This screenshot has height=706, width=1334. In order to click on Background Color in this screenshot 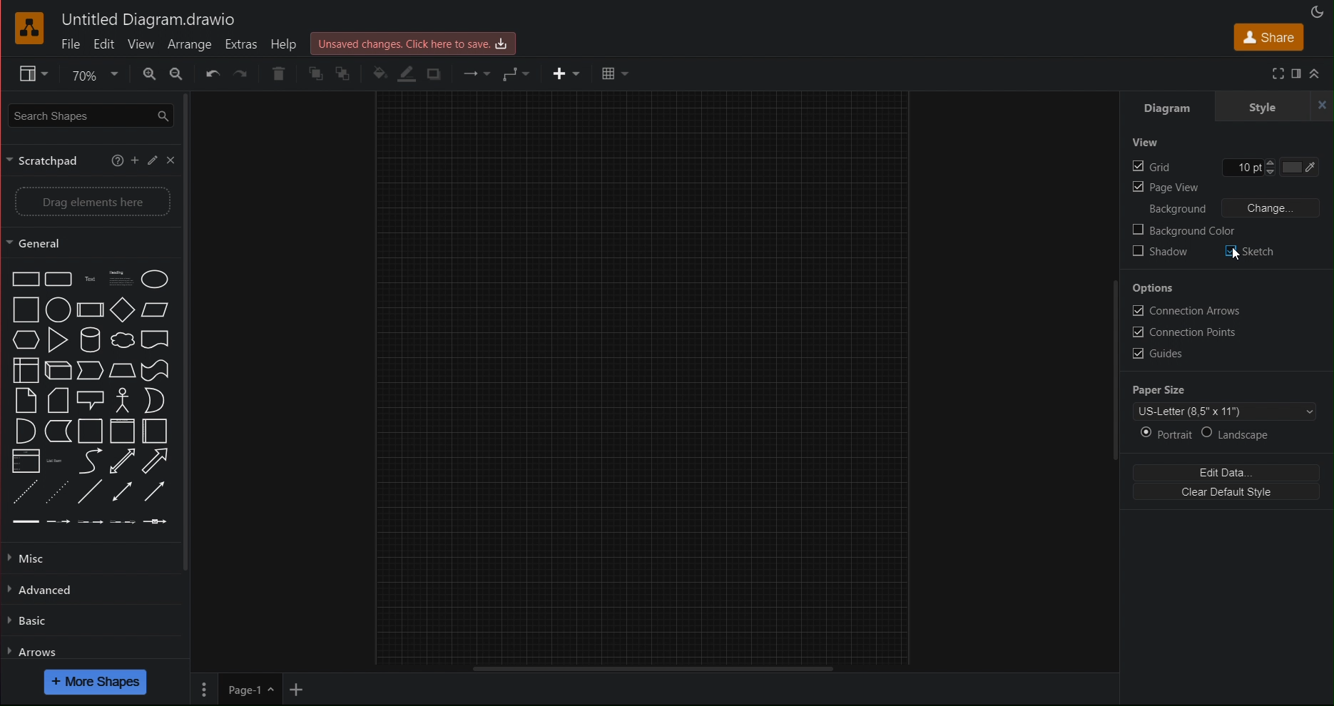, I will do `click(1186, 230)`.